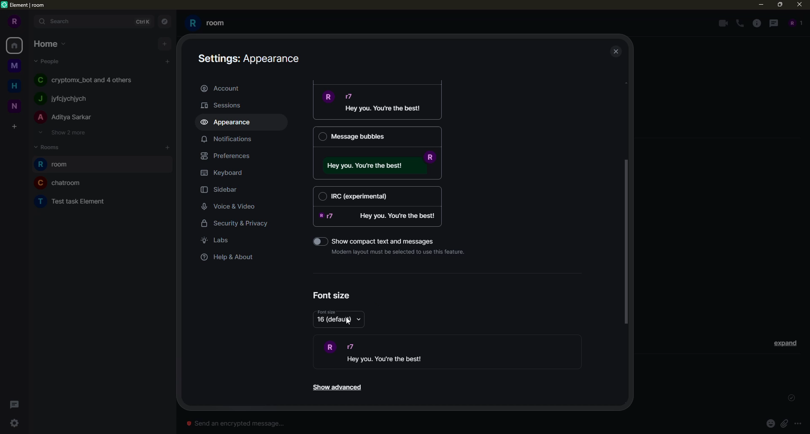  Describe the element at coordinates (60, 21) in the screenshot. I see `search` at that location.